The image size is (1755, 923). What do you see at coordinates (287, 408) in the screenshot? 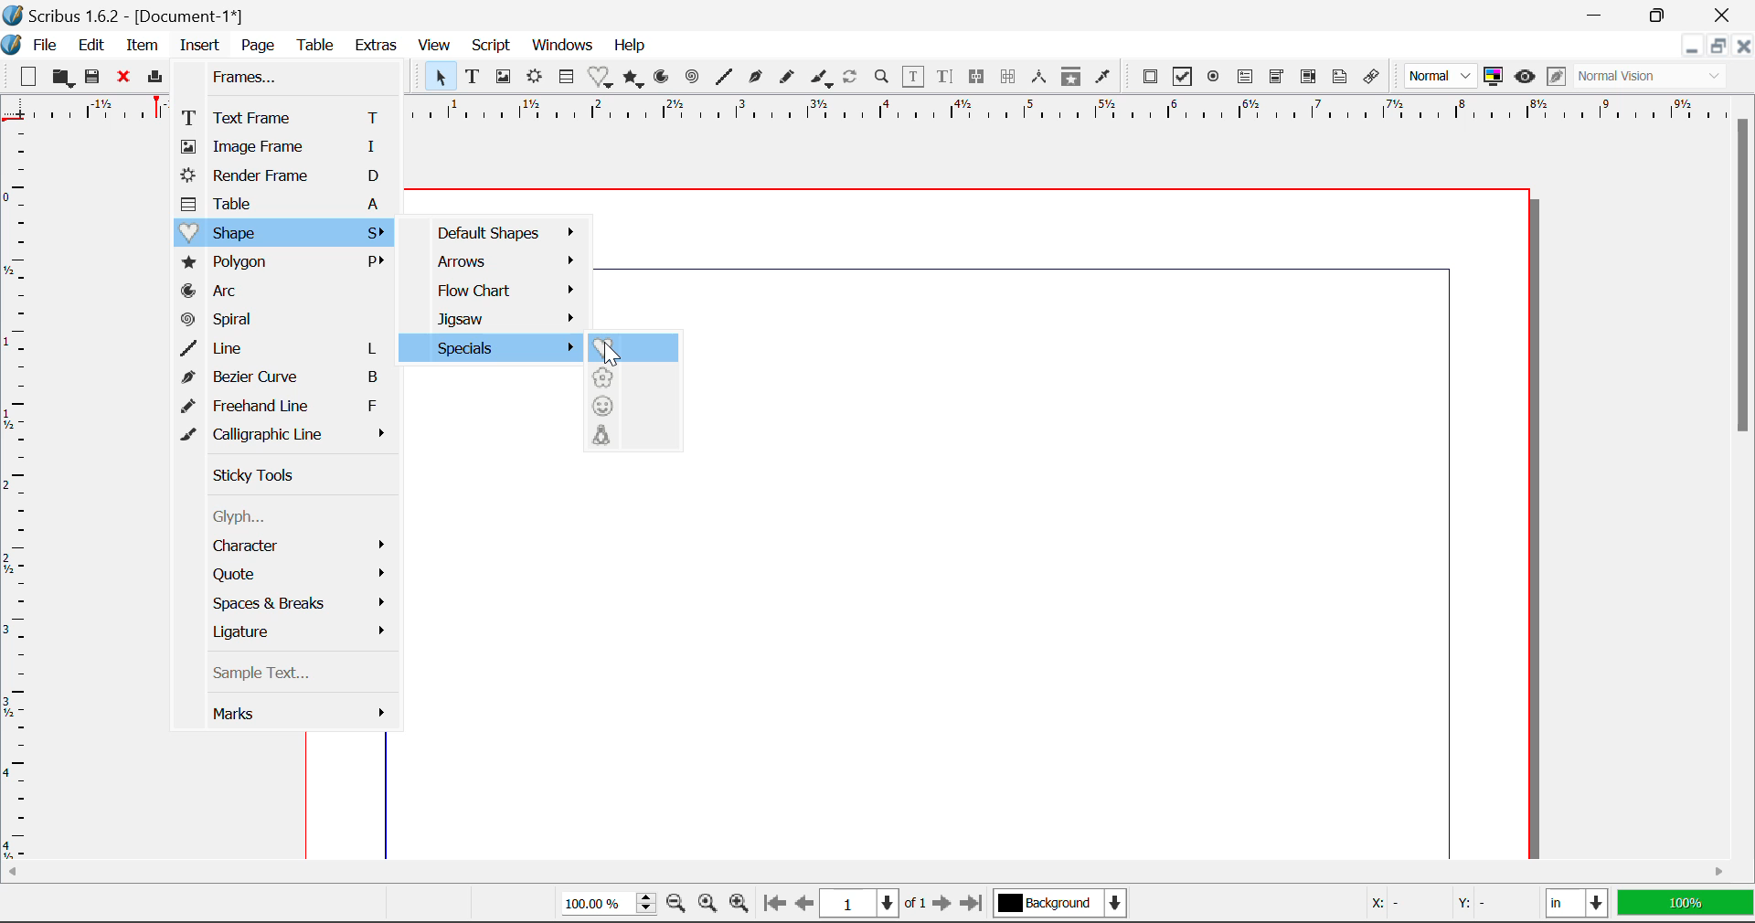
I see `Freehand Line` at bounding box center [287, 408].